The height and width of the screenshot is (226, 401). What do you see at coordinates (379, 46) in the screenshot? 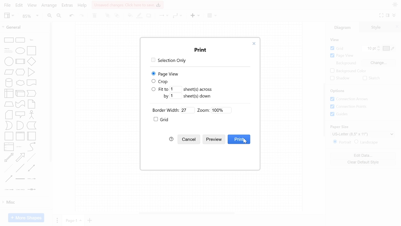
I see `Increase grid pt` at bounding box center [379, 46].